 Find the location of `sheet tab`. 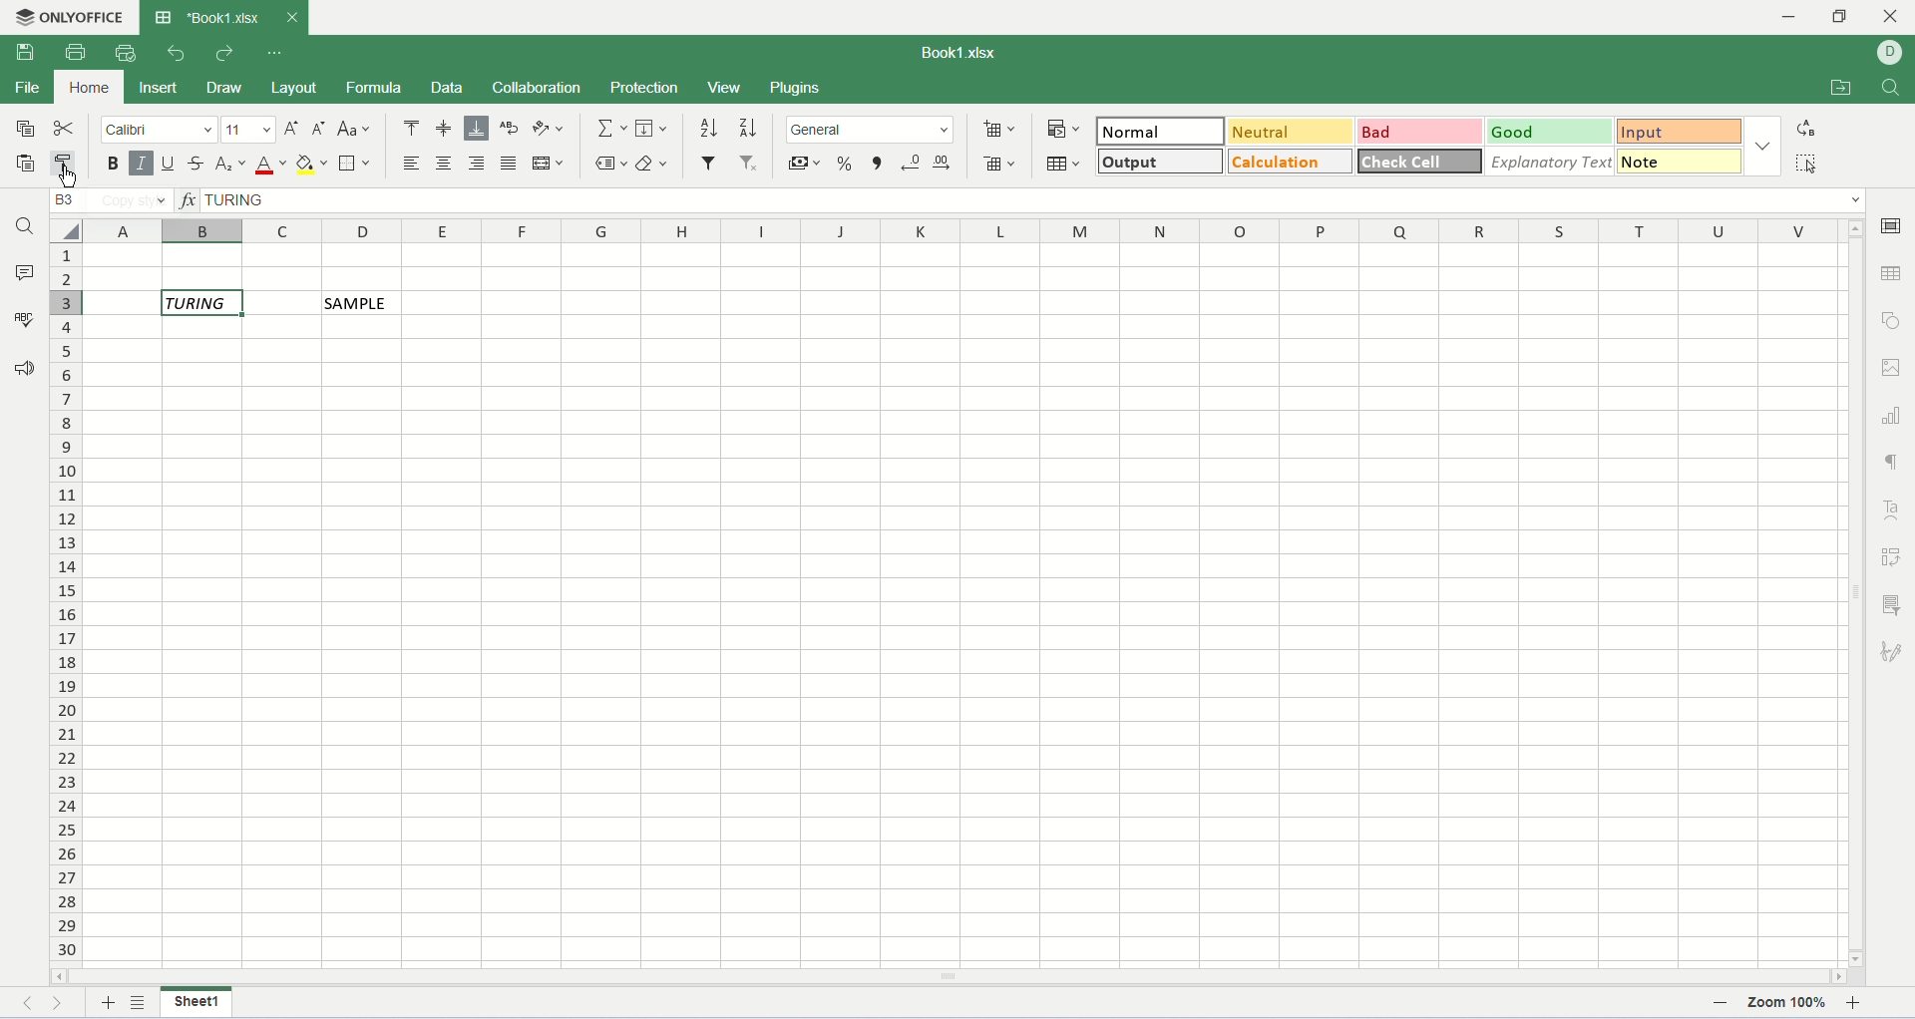

sheet tab is located at coordinates (208, 17).